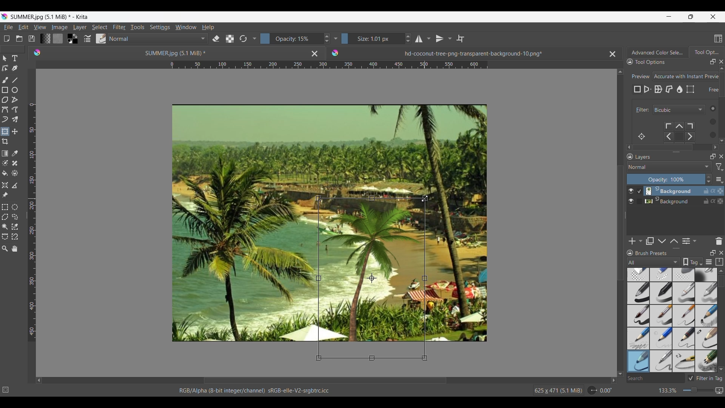  I want to click on SUMMERjpg(5.1 MiB)* - Lrita, so click(50, 17).